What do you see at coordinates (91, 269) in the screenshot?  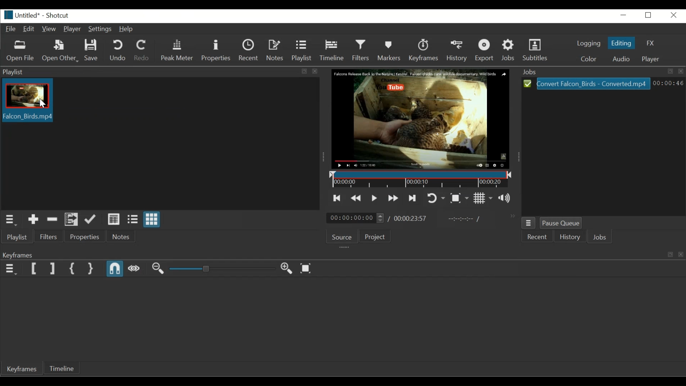 I see `Set Second Simple Keyframe` at bounding box center [91, 269].